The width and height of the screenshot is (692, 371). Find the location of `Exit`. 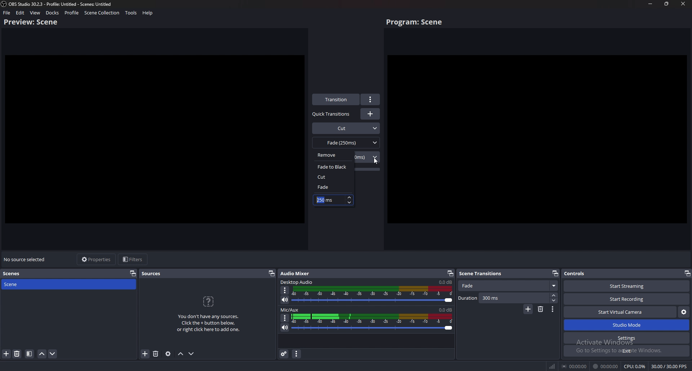

Exit is located at coordinates (626, 351).